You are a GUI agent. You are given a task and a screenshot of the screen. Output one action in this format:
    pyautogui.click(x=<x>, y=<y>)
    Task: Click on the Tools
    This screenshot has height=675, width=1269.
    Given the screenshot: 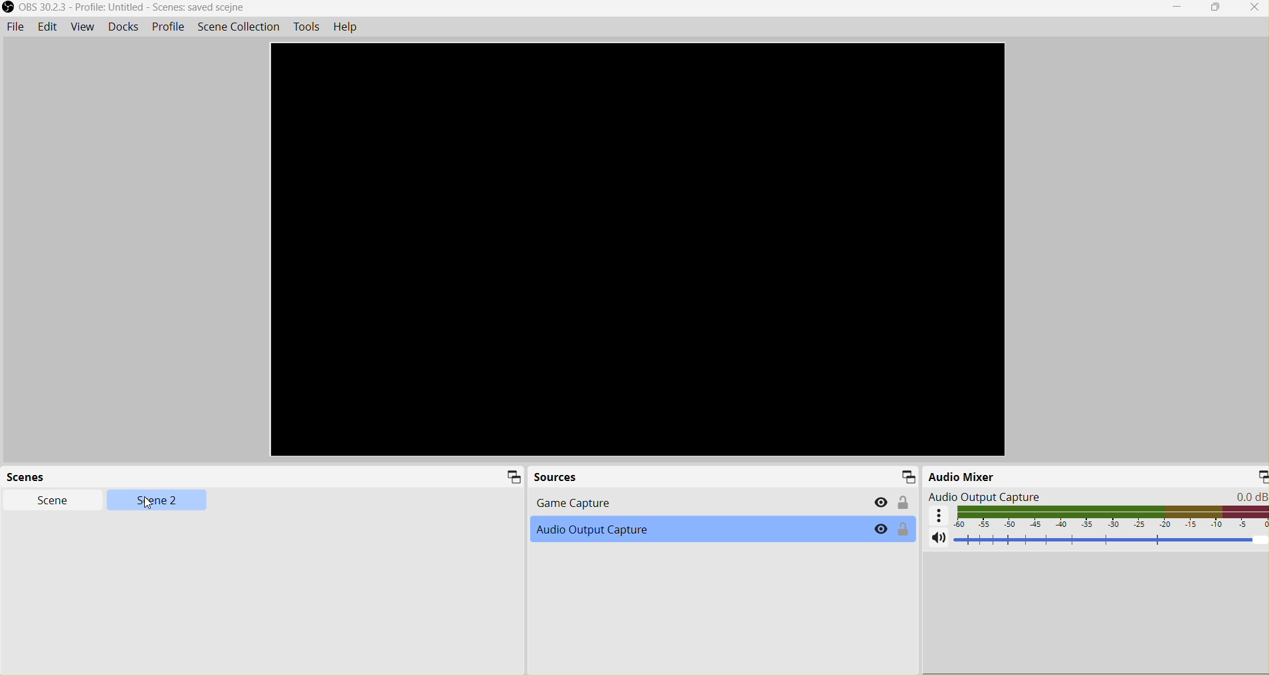 What is the action you would take?
    pyautogui.click(x=309, y=27)
    